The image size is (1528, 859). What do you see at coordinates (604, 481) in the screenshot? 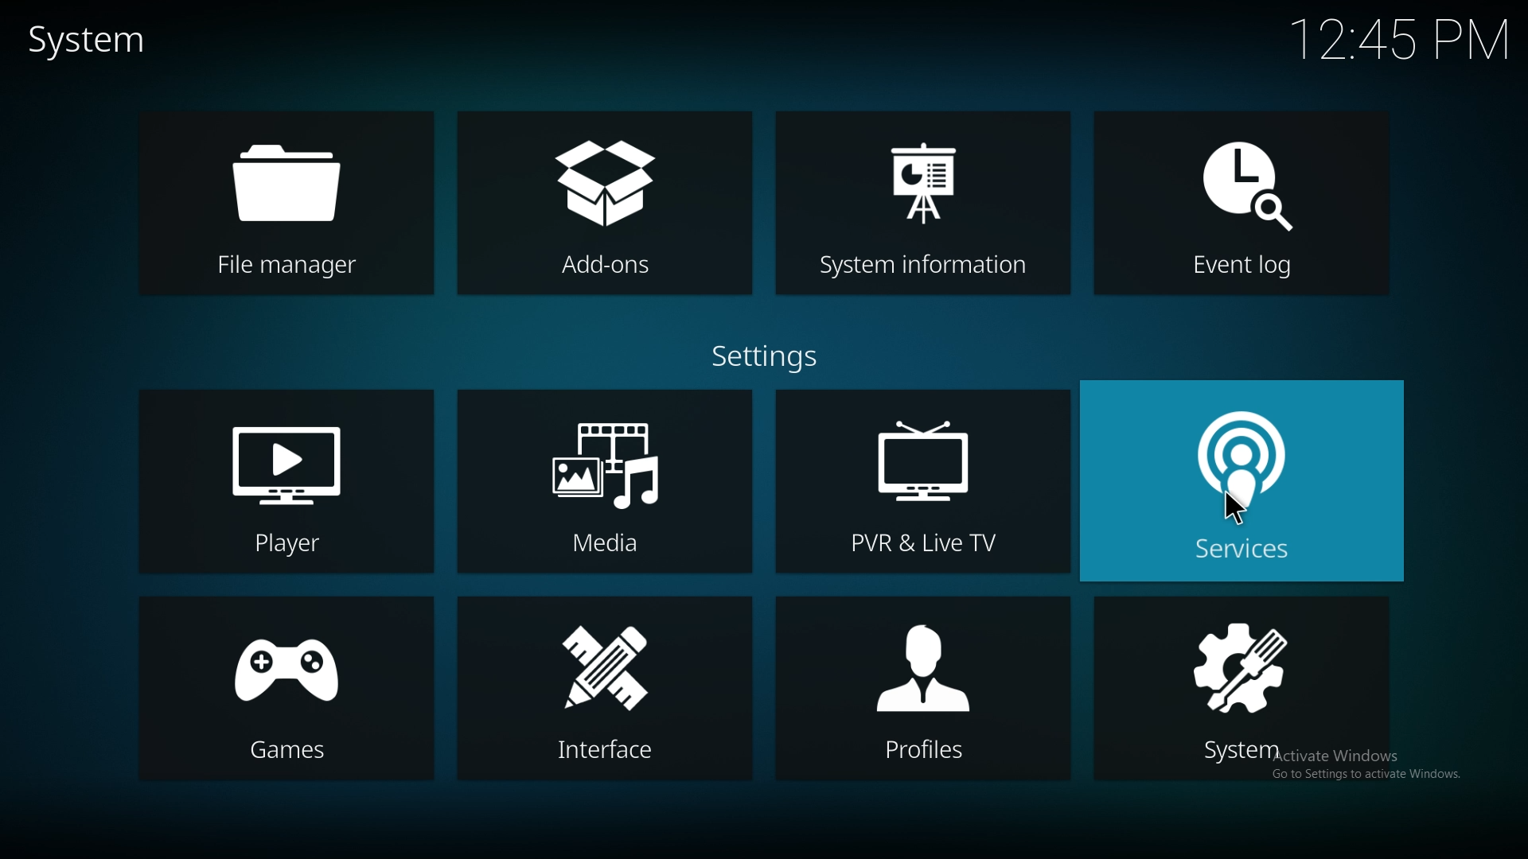
I see `media` at bounding box center [604, 481].